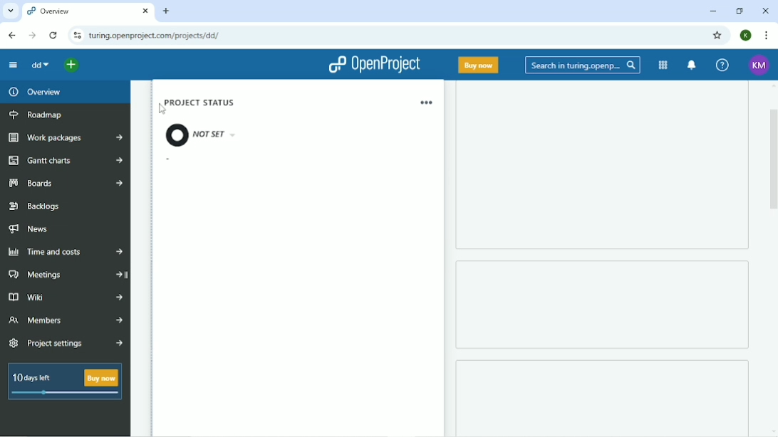 The image size is (778, 437). What do you see at coordinates (66, 343) in the screenshot?
I see `Project settings` at bounding box center [66, 343].